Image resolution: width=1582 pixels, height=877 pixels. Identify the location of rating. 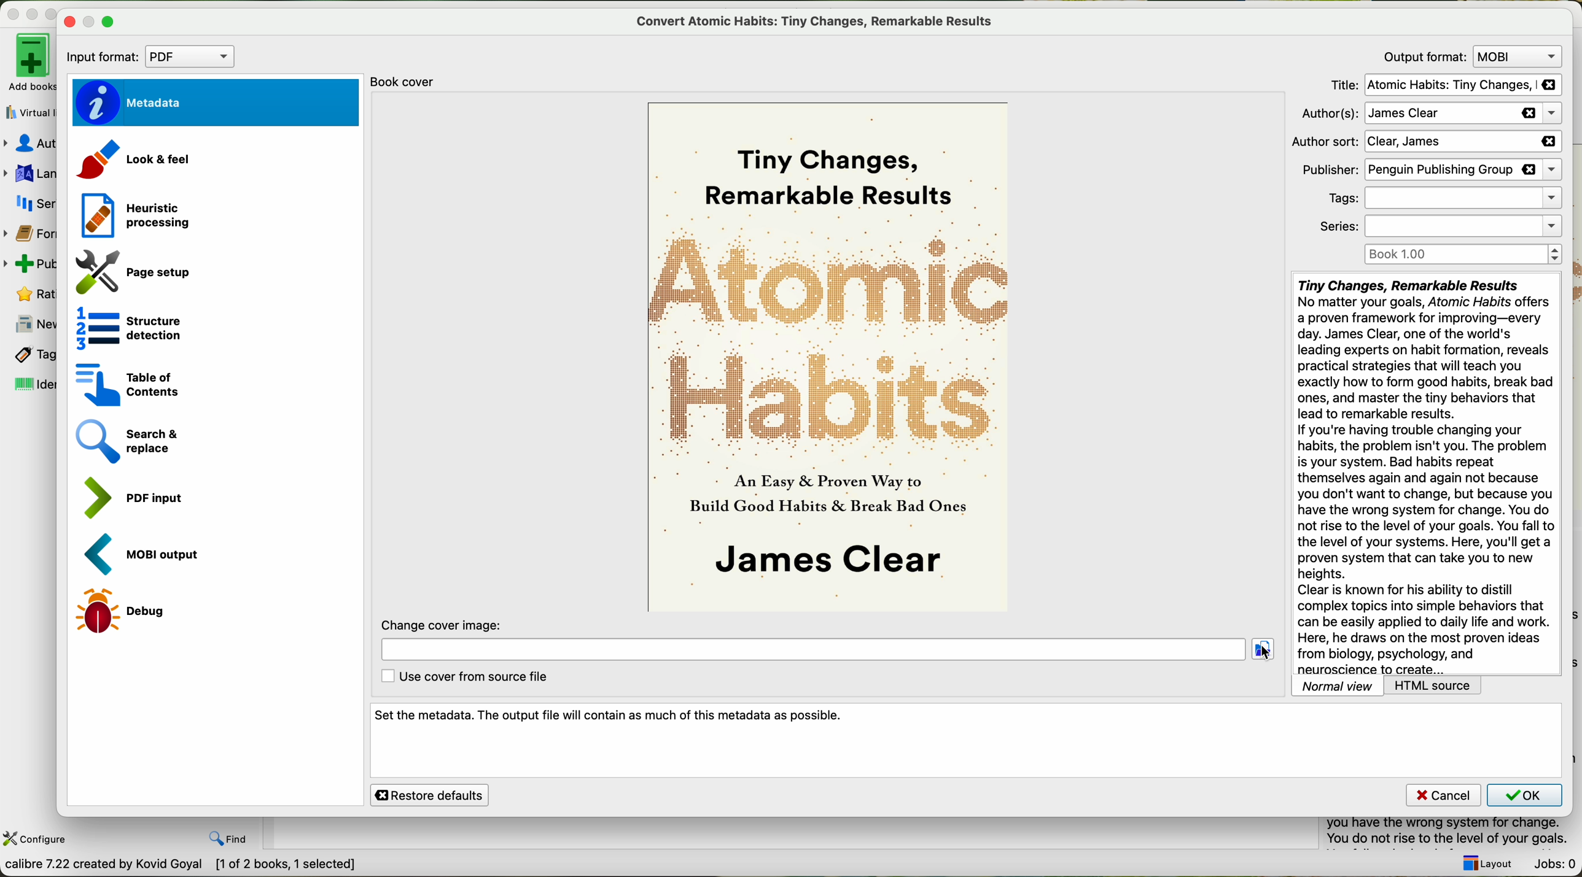
(34, 293).